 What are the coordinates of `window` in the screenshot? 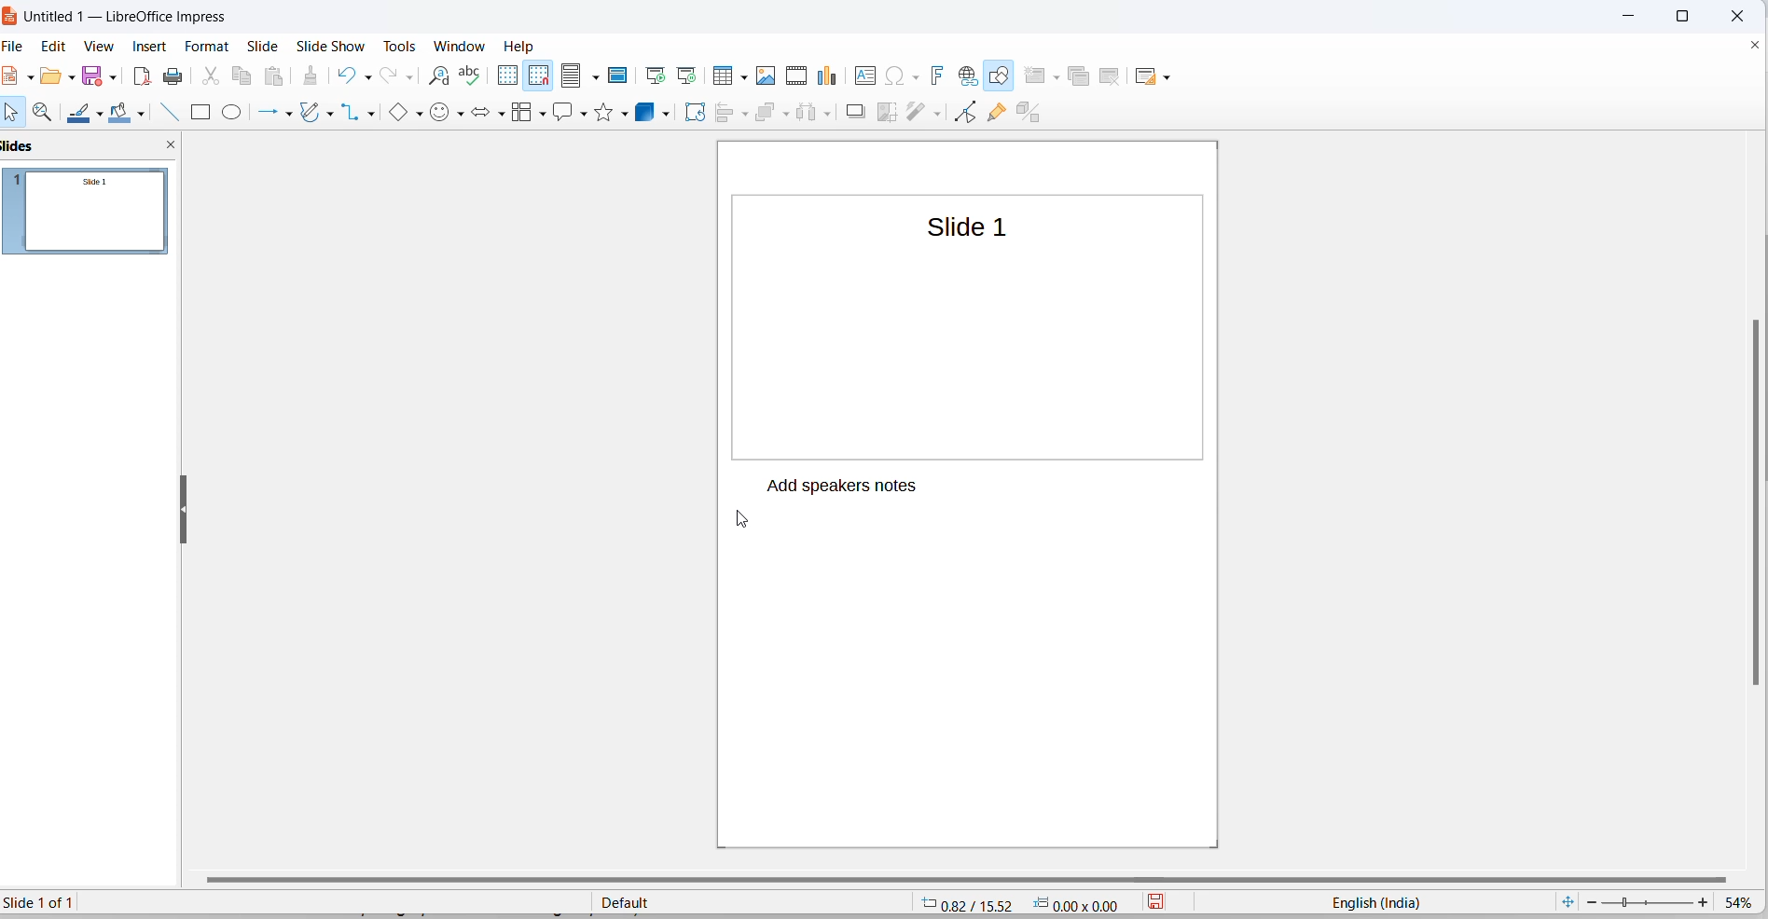 It's located at (459, 45).